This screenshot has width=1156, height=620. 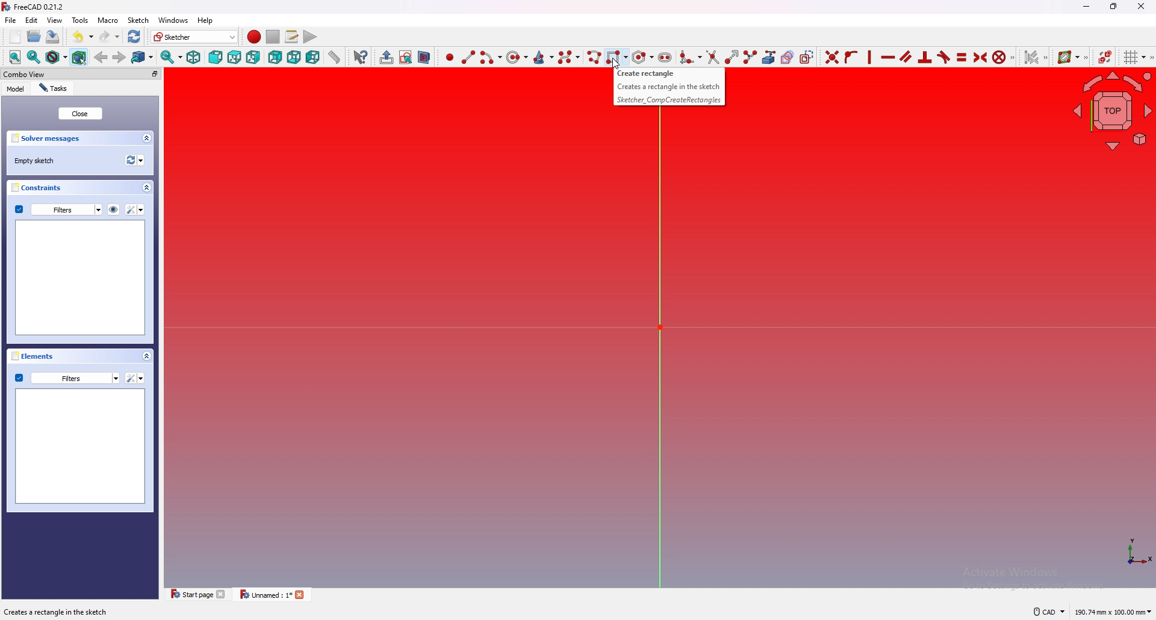 I want to click on measure distance, so click(x=335, y=57).